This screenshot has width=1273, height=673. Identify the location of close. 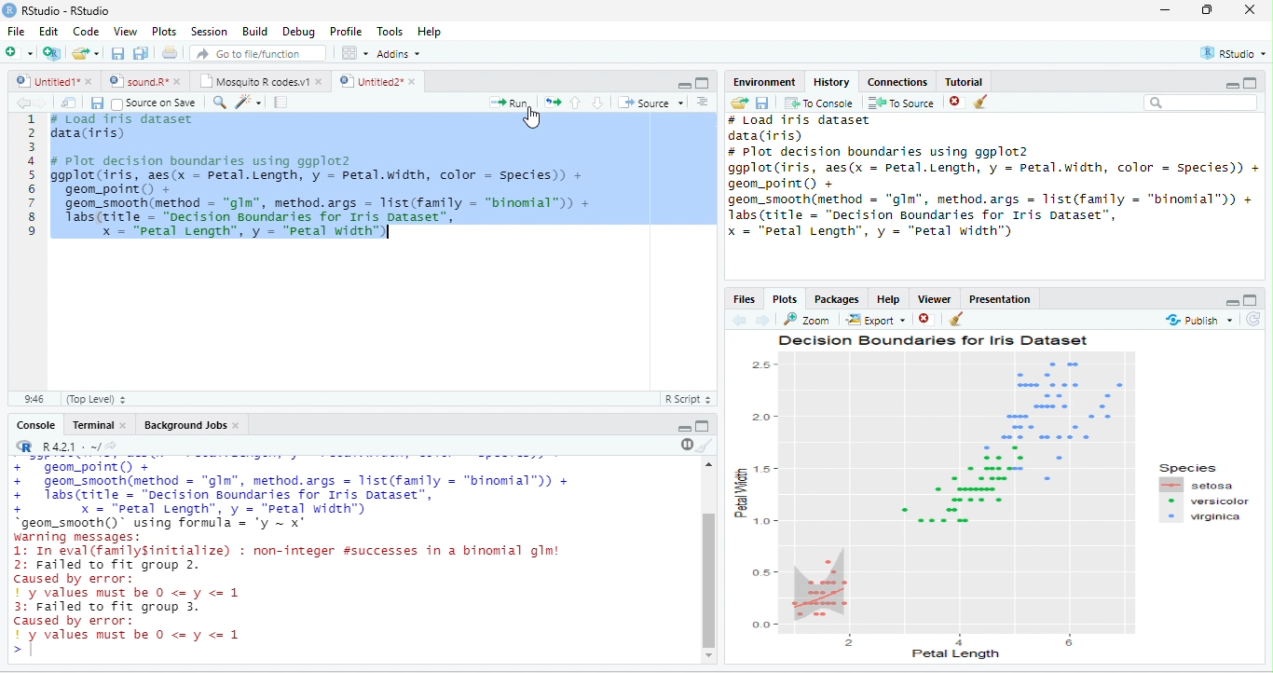
(415, 81).